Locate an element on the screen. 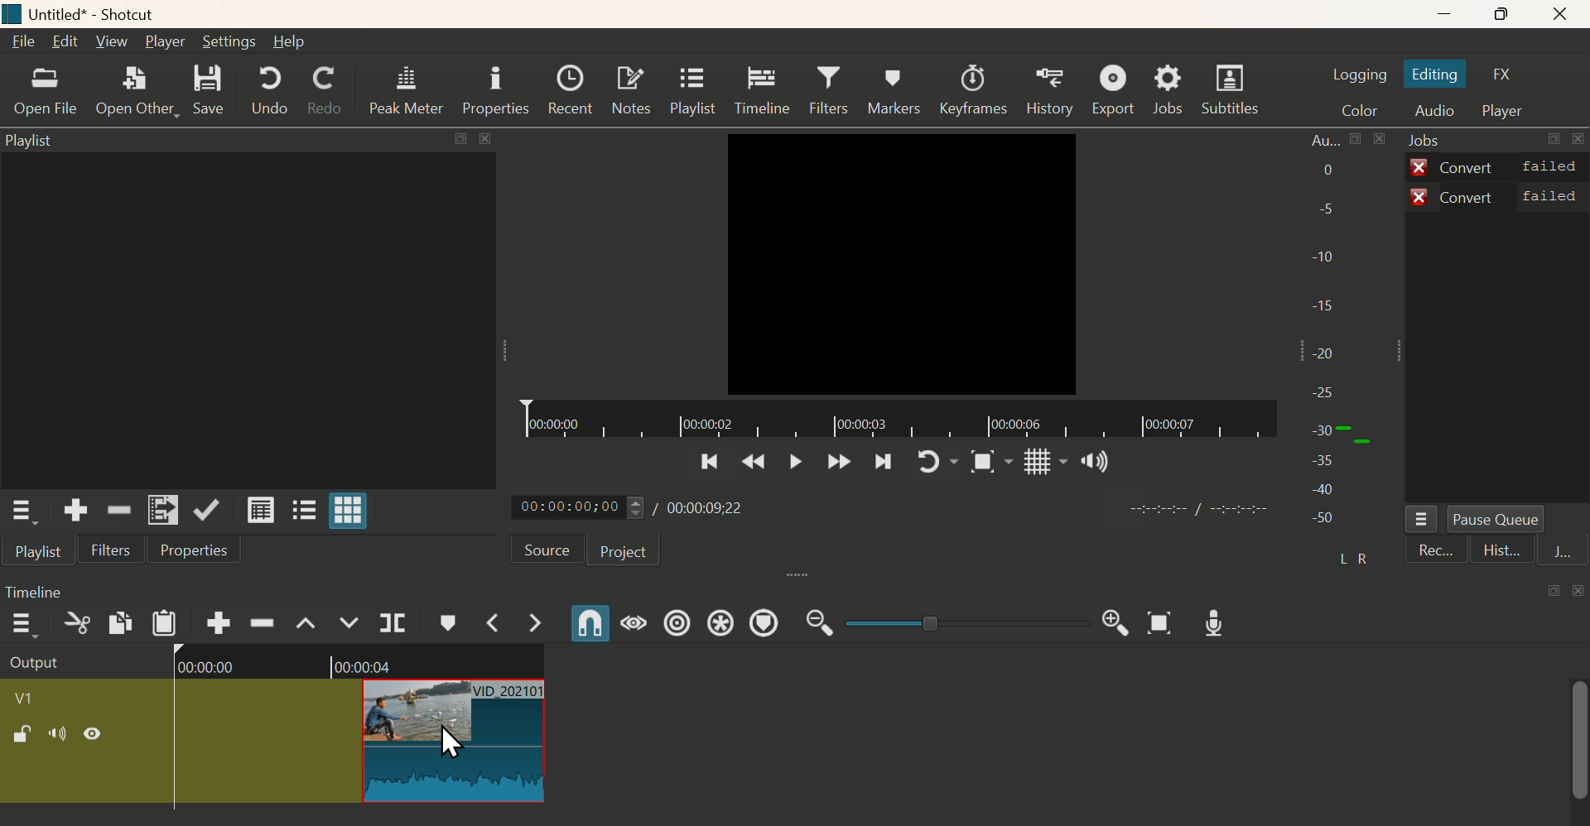 The image size is (1590, 826).  is located at coordinates (720, 625).